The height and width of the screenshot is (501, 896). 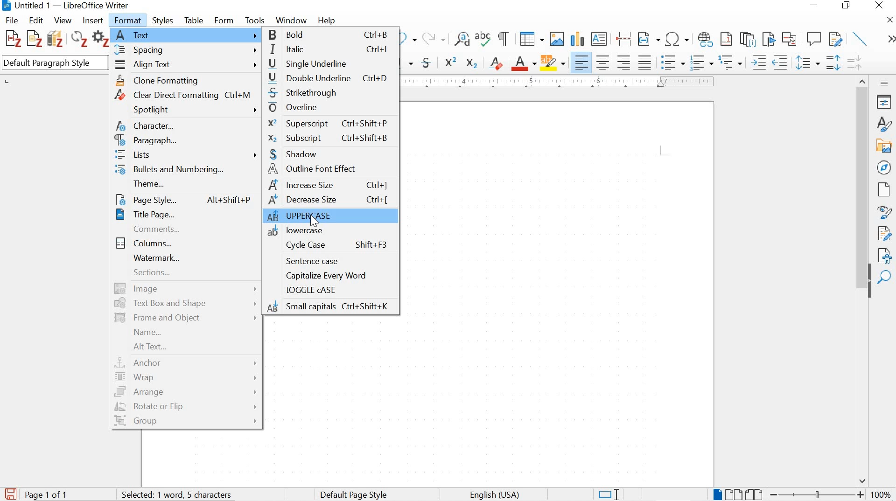 I want to click on move down, so click(x=863, y=481).